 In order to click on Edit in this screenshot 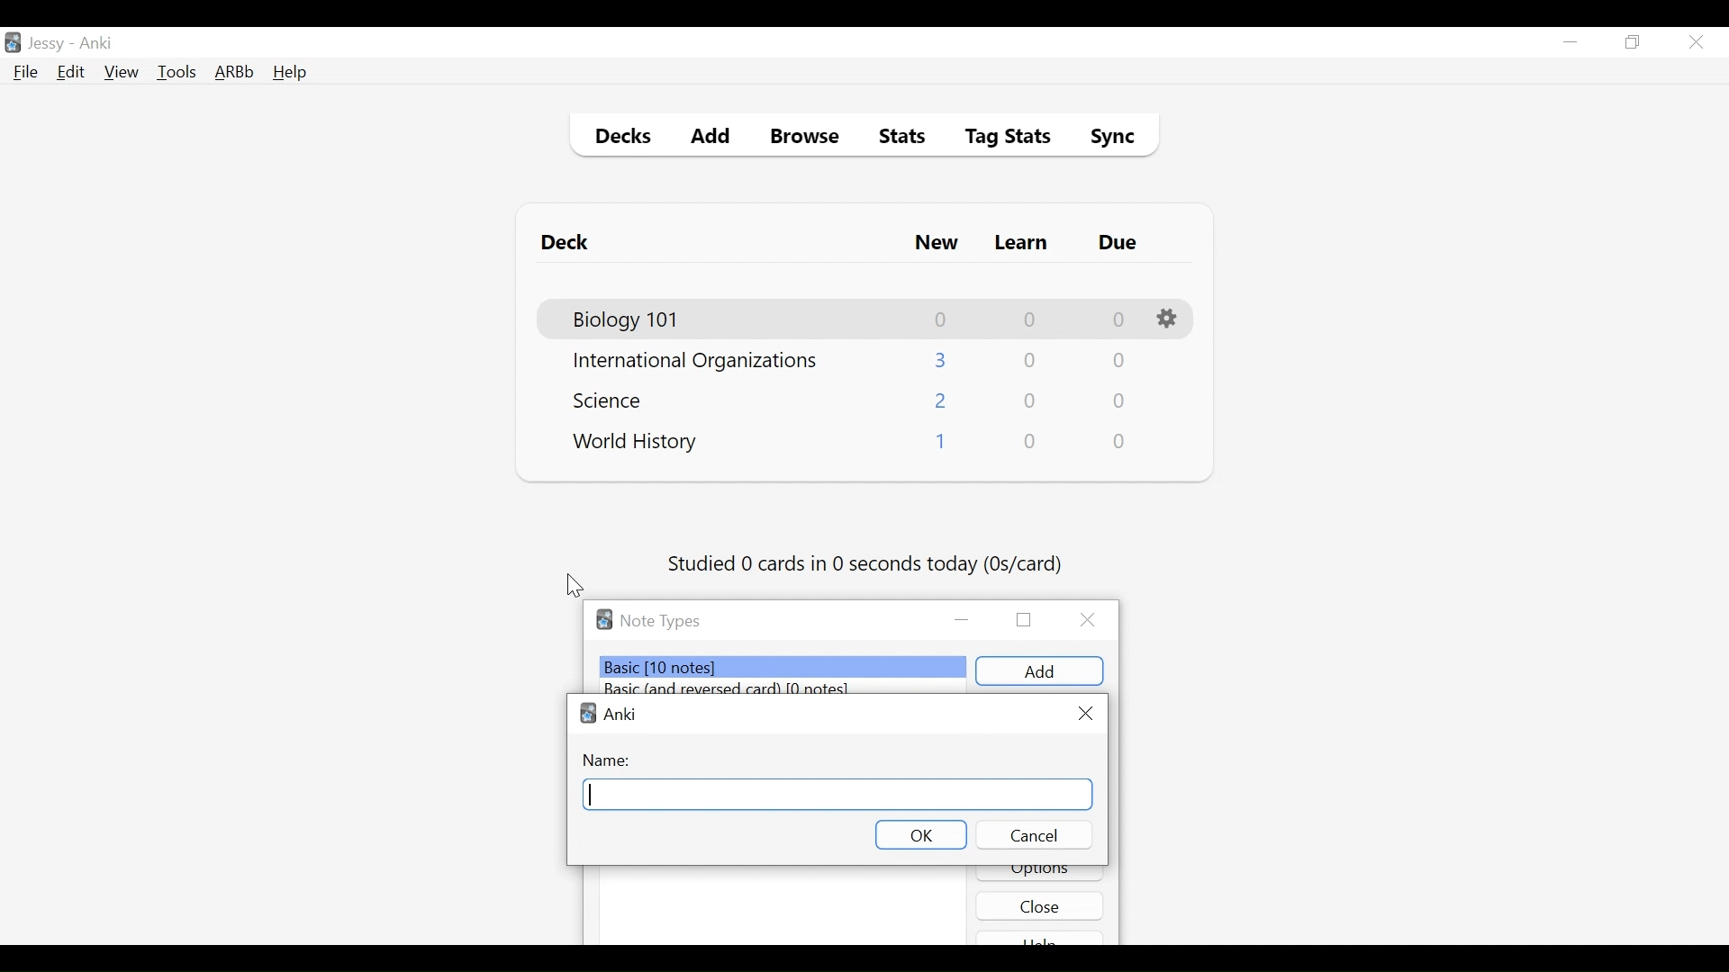, I will do `click(69, 74)`.